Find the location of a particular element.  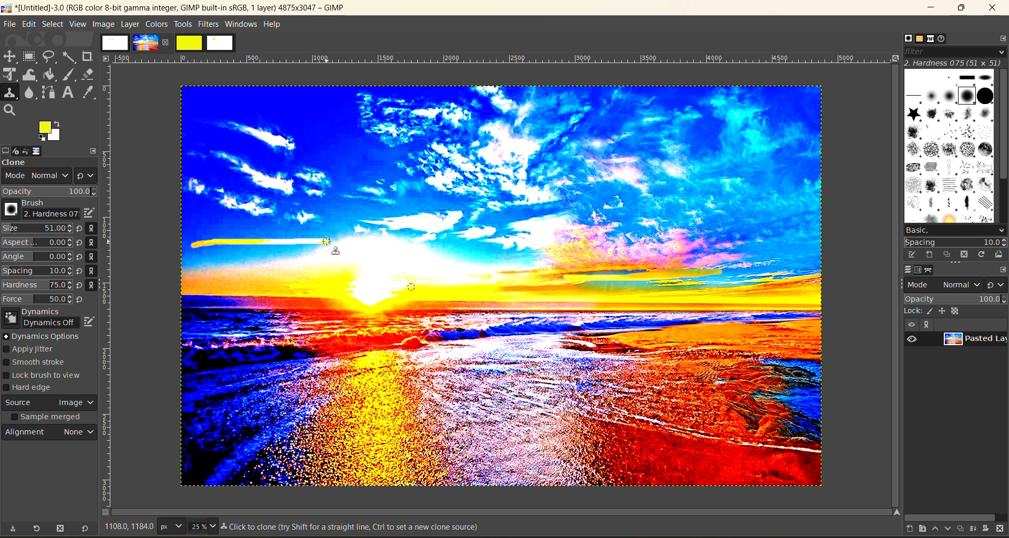

raise this layer is located at coordinates (931, 529).